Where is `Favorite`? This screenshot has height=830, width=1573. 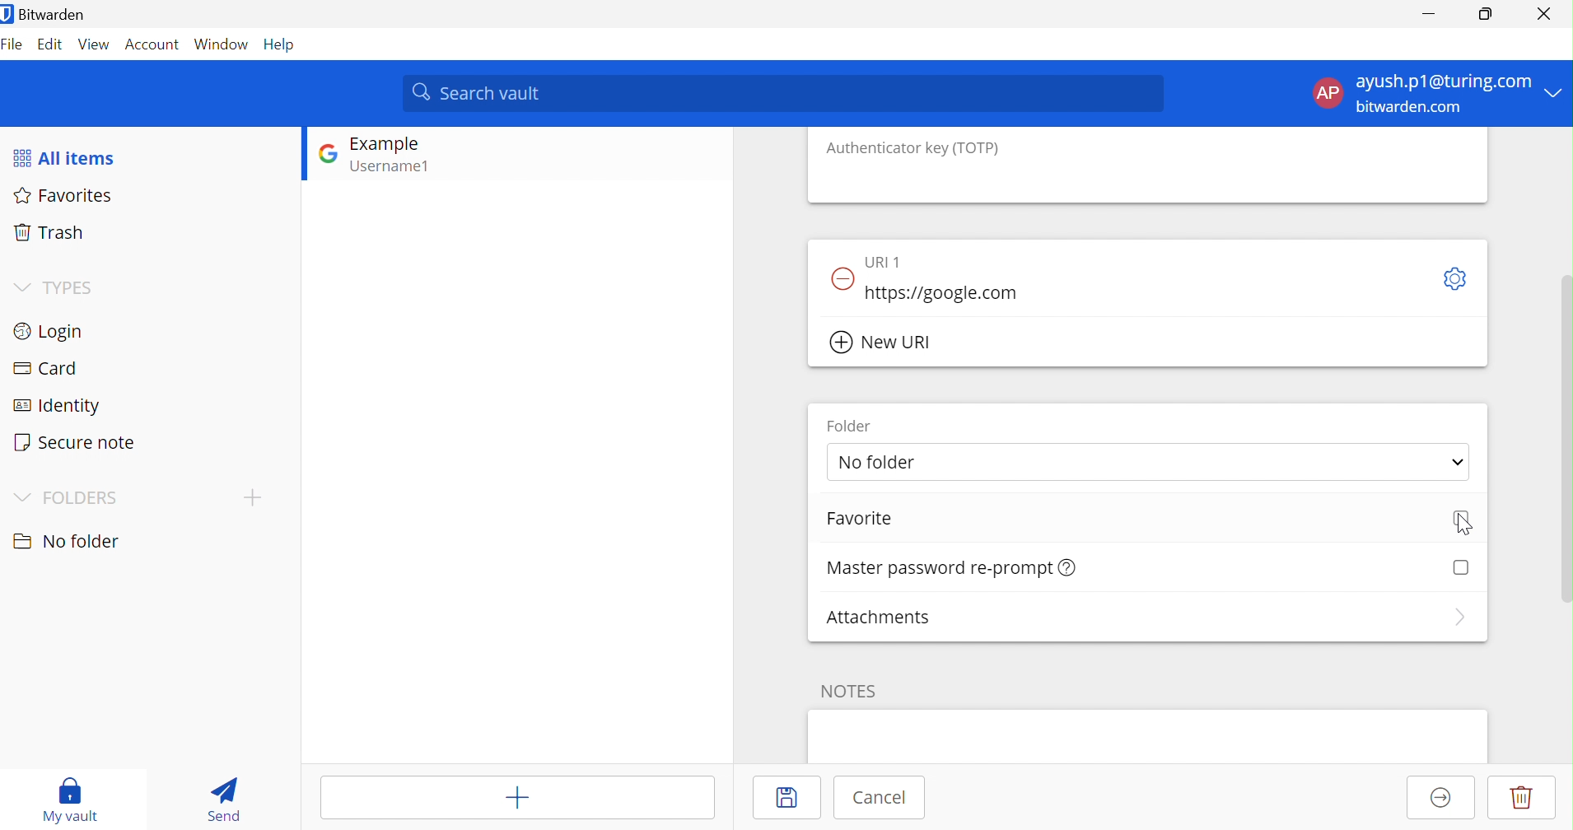 Favorite is located at coordinates (859, 518).